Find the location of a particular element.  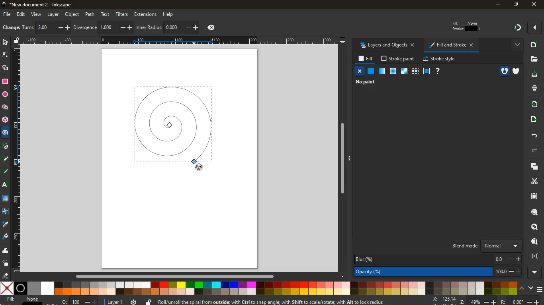

layer is located at coordinates (114, 301).